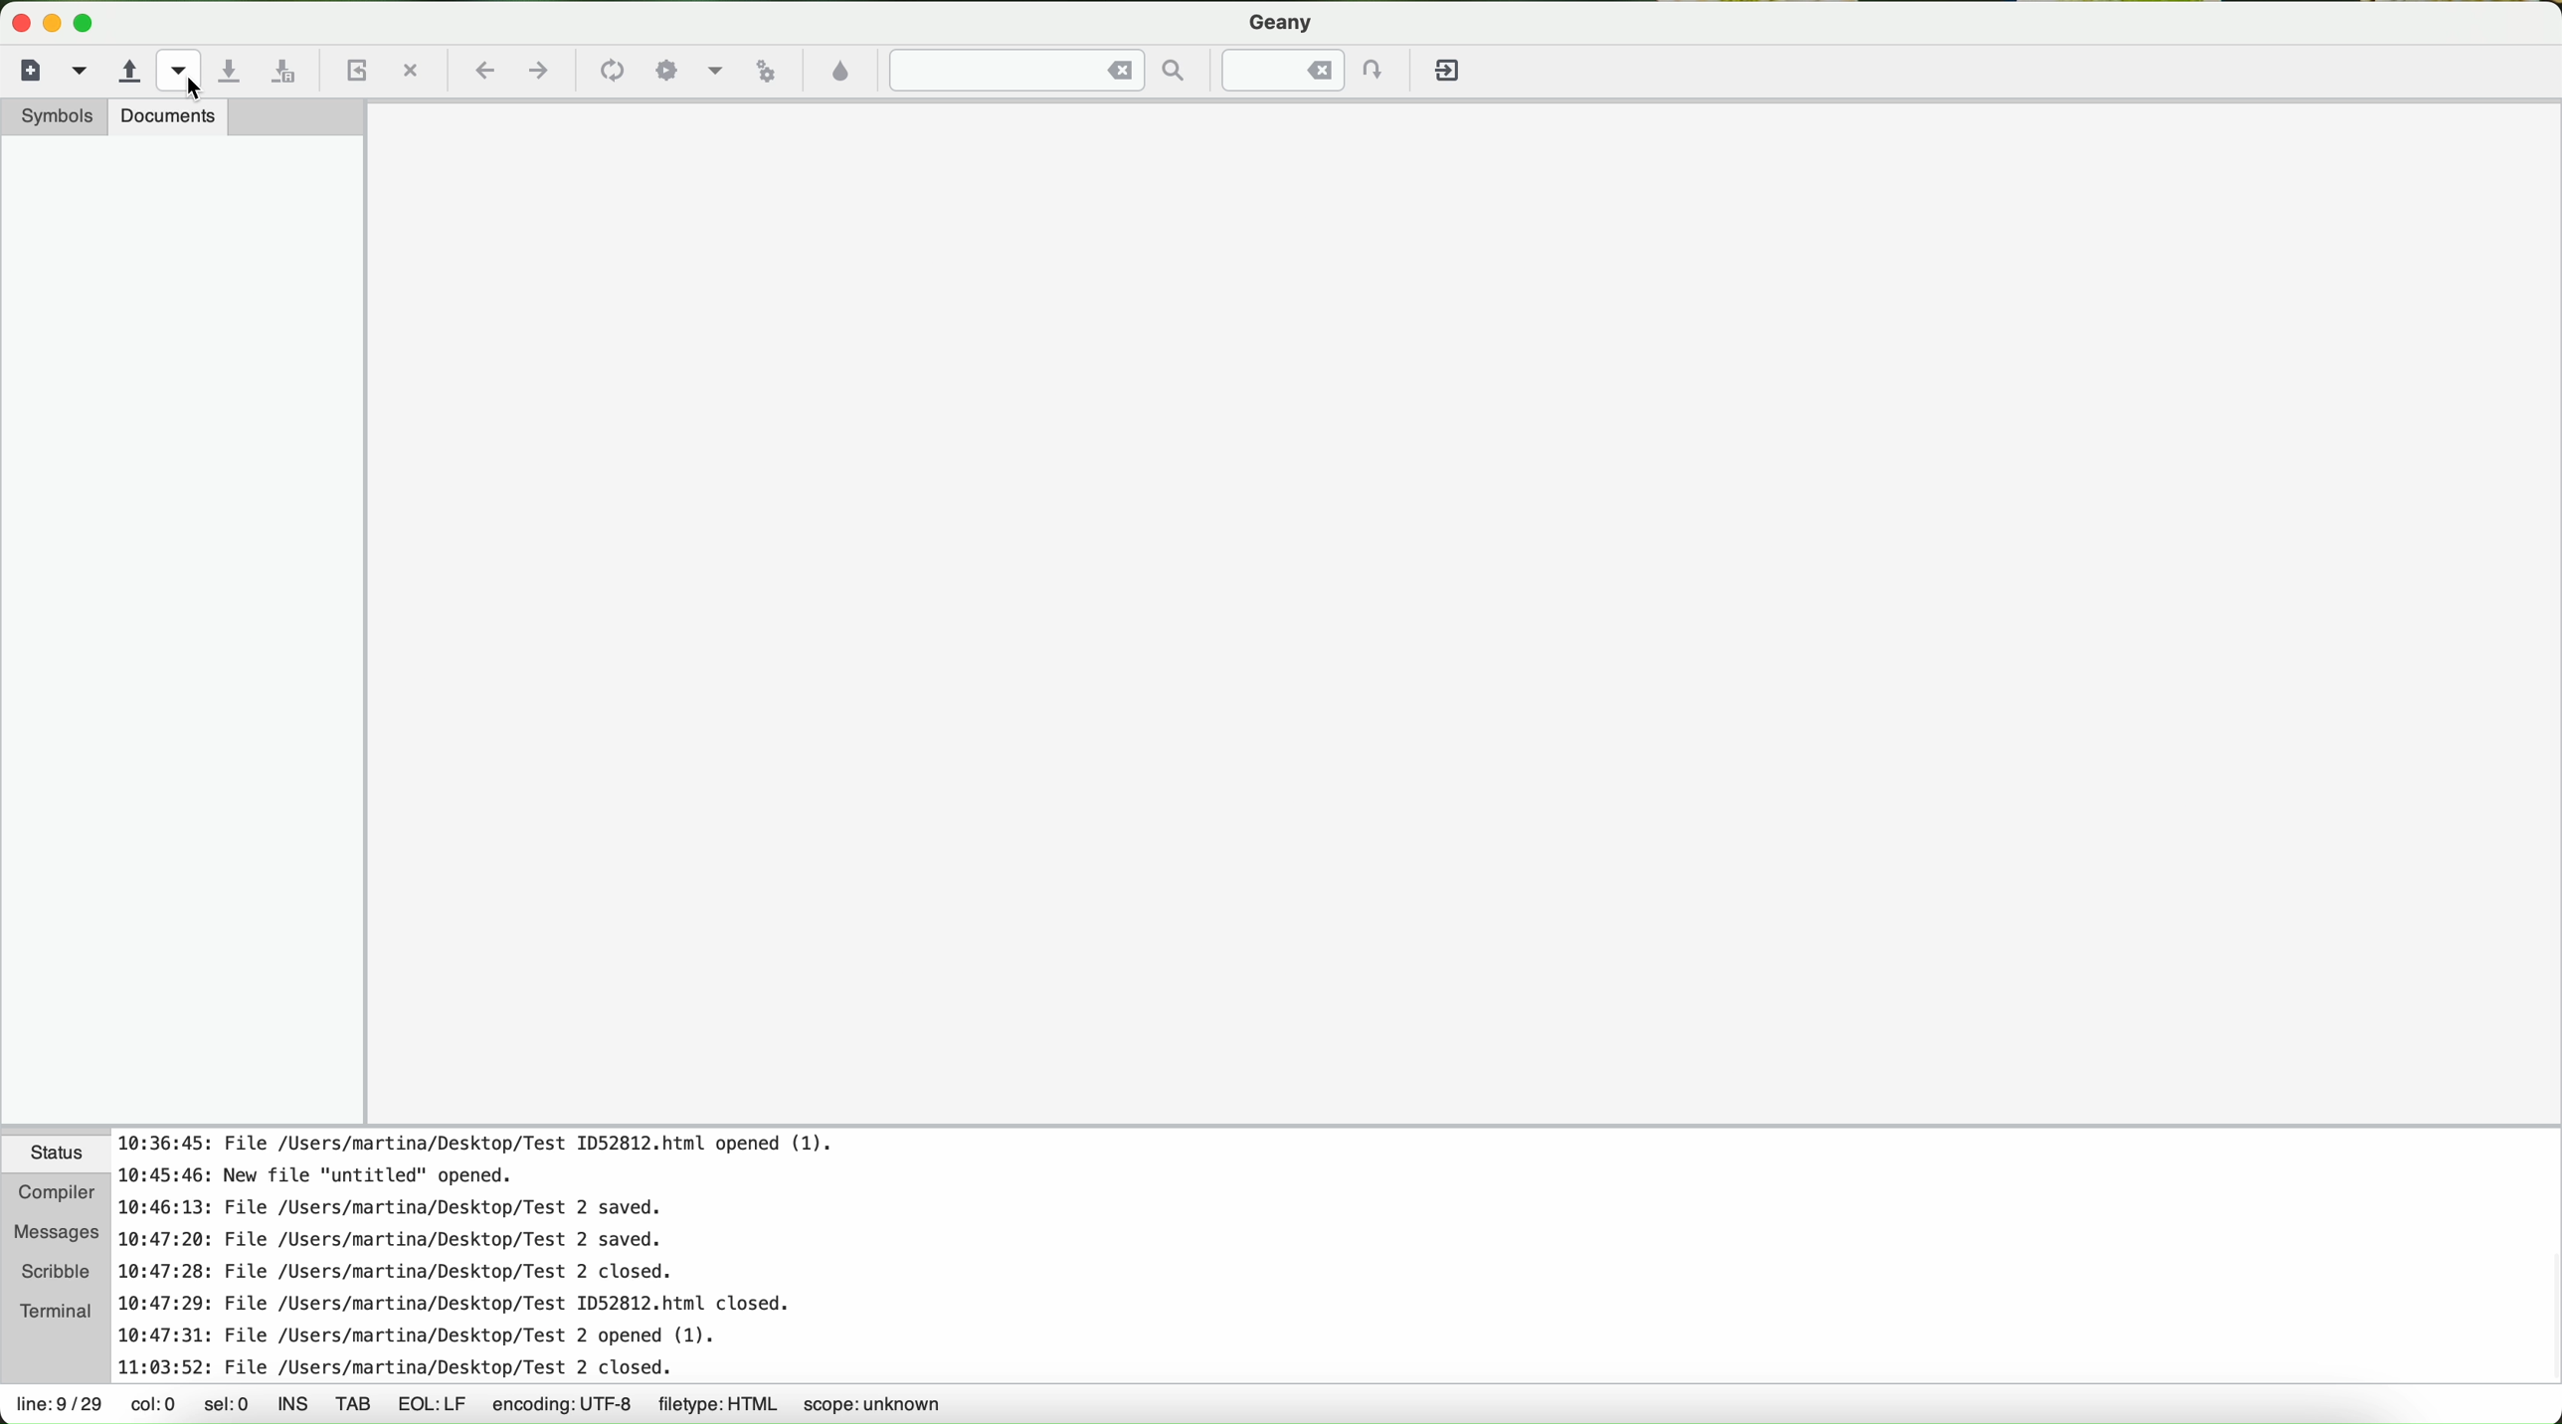 This screenshot has height=1424, width=2562. I want to click on icon, so click(609, 73).